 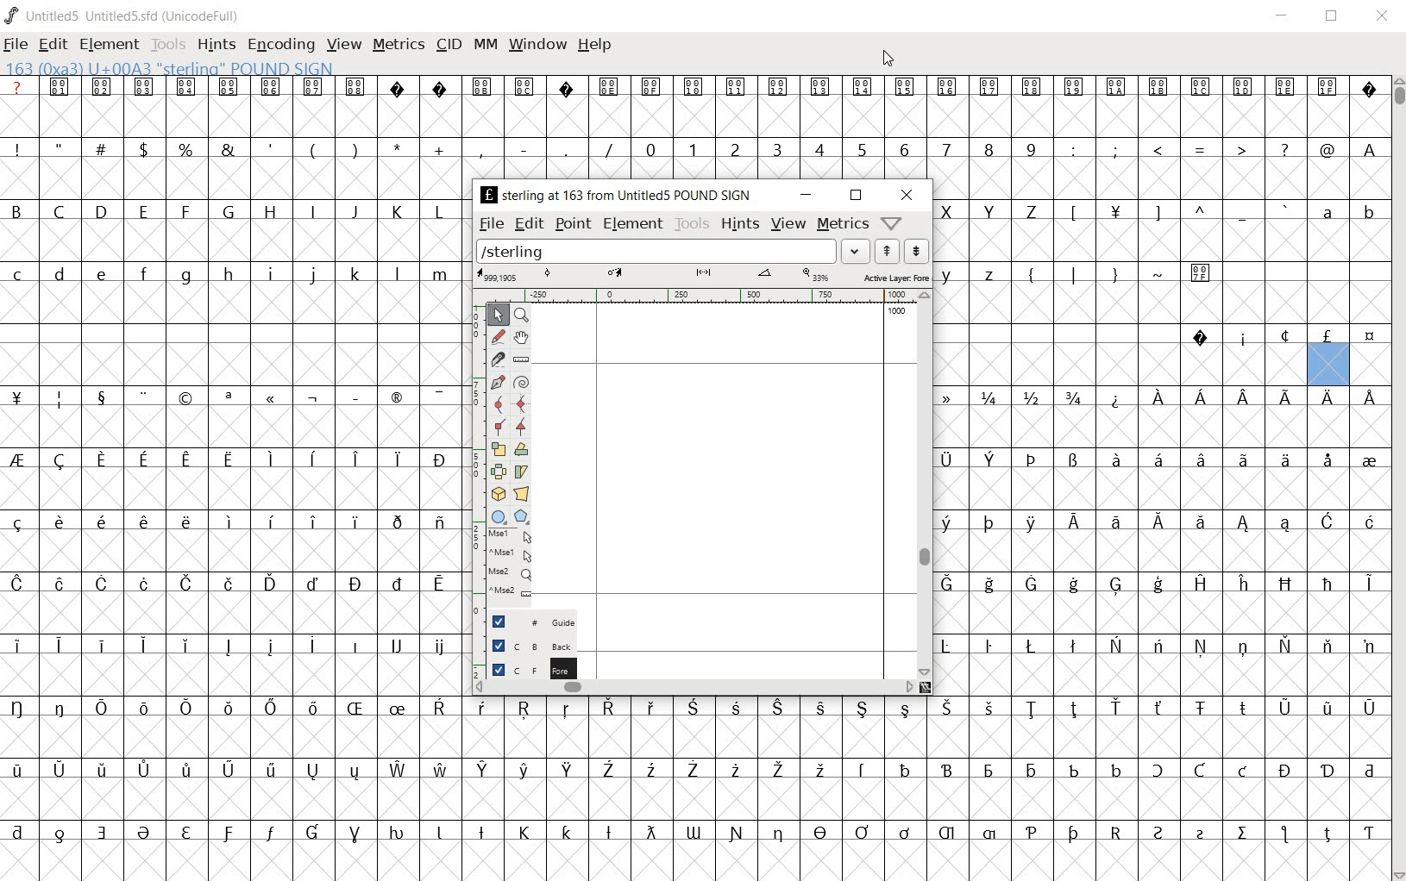 What do you see at coordinates (60, 768) in the screenshot?
I see `Symbol` at bounding box center [60, 768].